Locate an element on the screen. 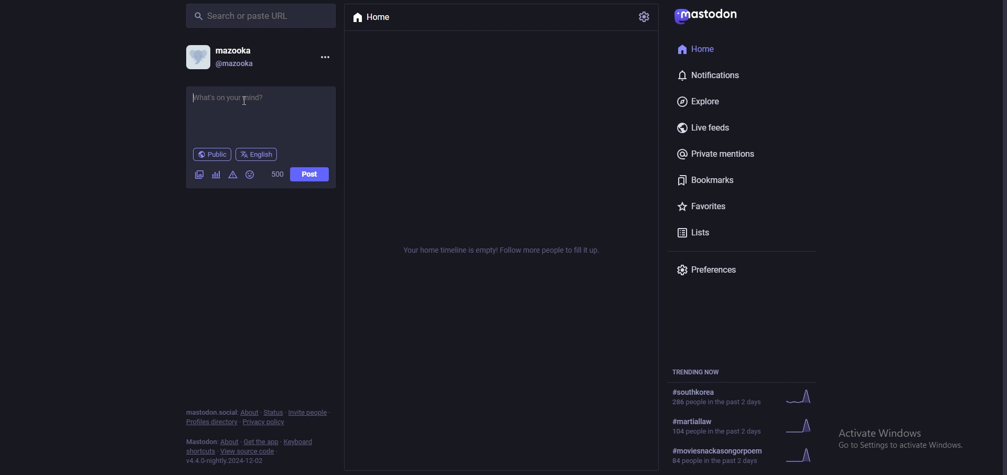  home is located at coordinates (384, 19).